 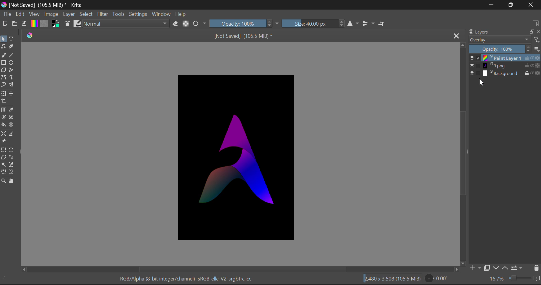 What do you see at coordinates (56, 24) in the screenshot?
I see `Colors in use` at bounding box center [56, 24].